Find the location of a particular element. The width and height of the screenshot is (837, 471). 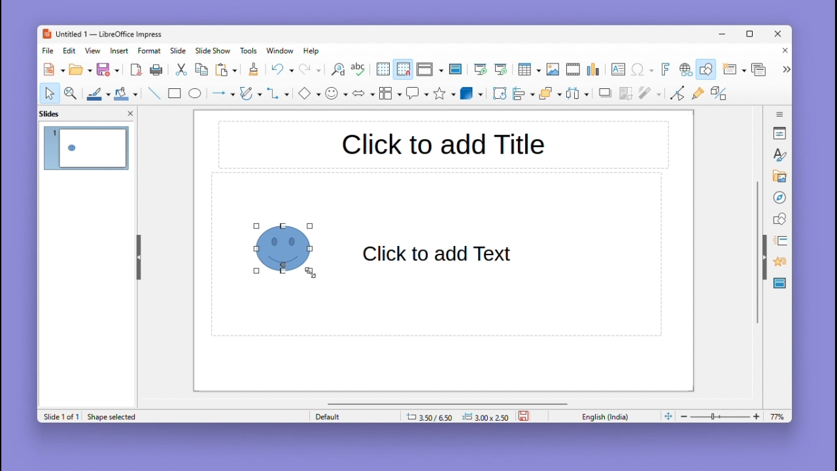

snap to grid is located at coordinates (403, 69).